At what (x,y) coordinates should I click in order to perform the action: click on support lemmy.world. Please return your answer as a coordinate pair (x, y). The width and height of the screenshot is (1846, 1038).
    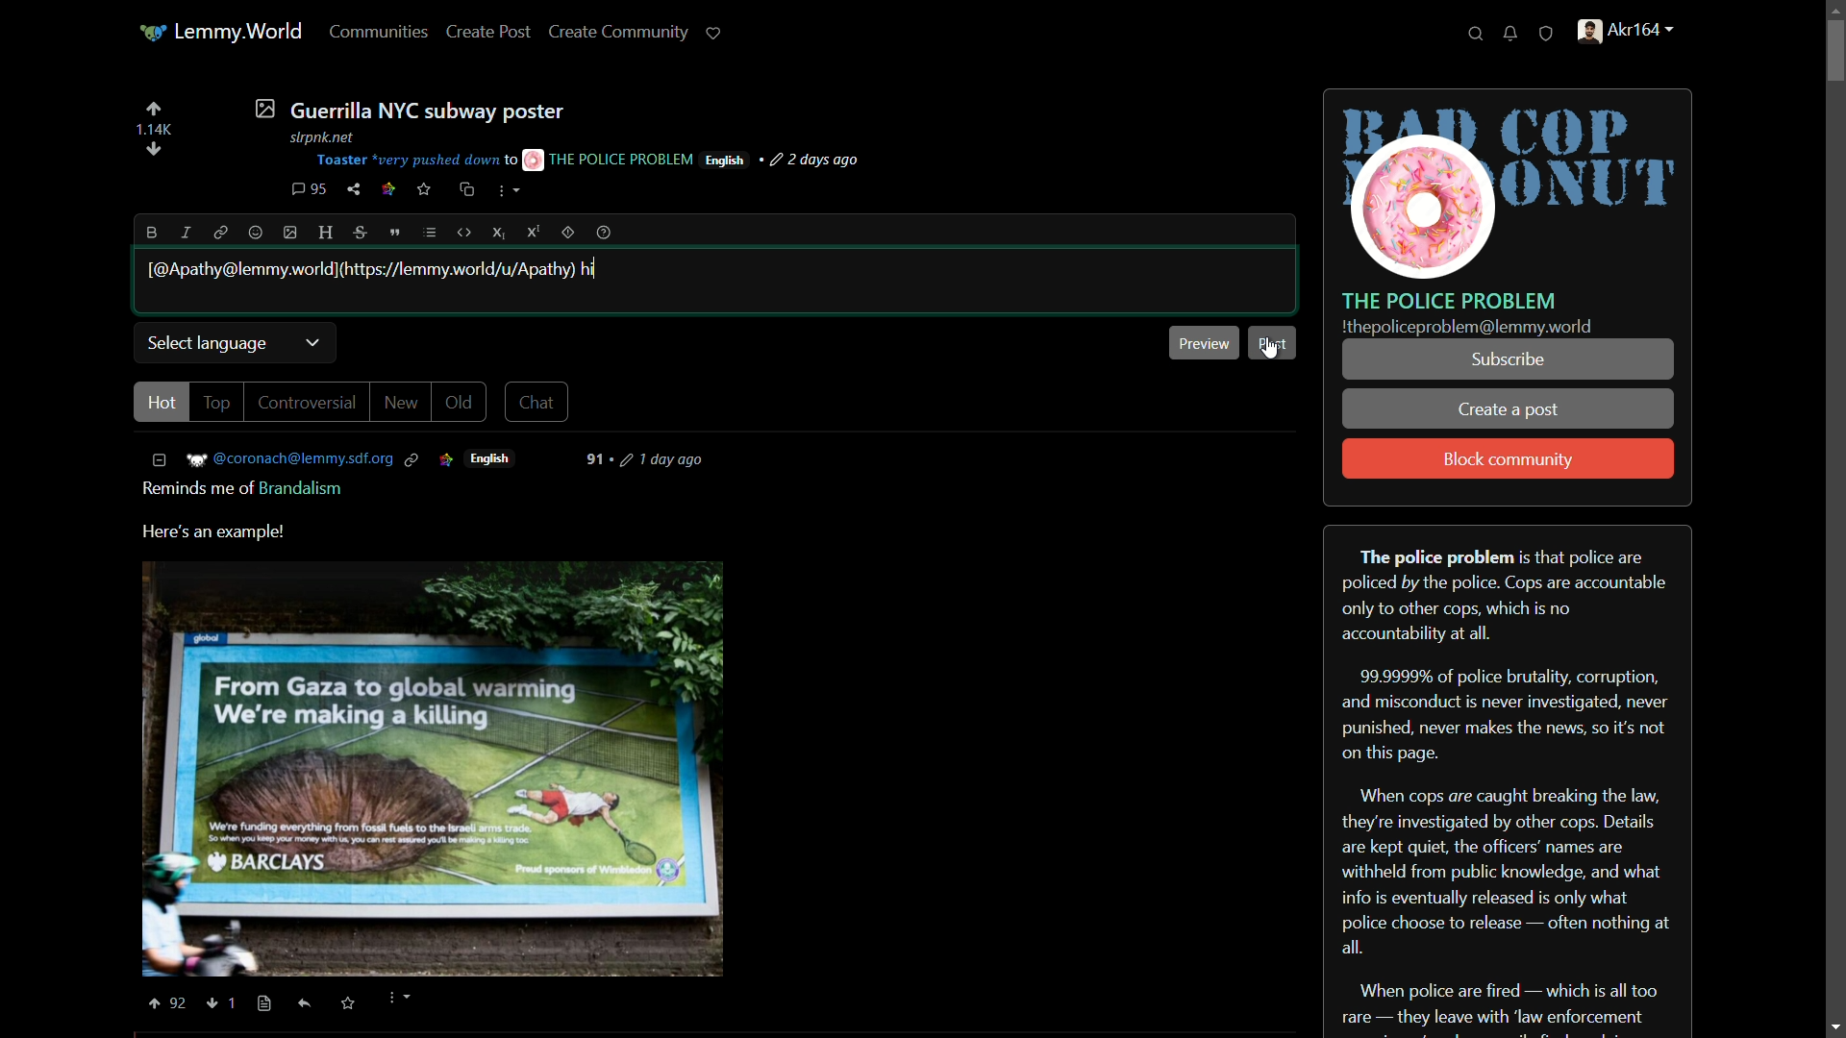
    Looking at the image, I should click on (714, 33).